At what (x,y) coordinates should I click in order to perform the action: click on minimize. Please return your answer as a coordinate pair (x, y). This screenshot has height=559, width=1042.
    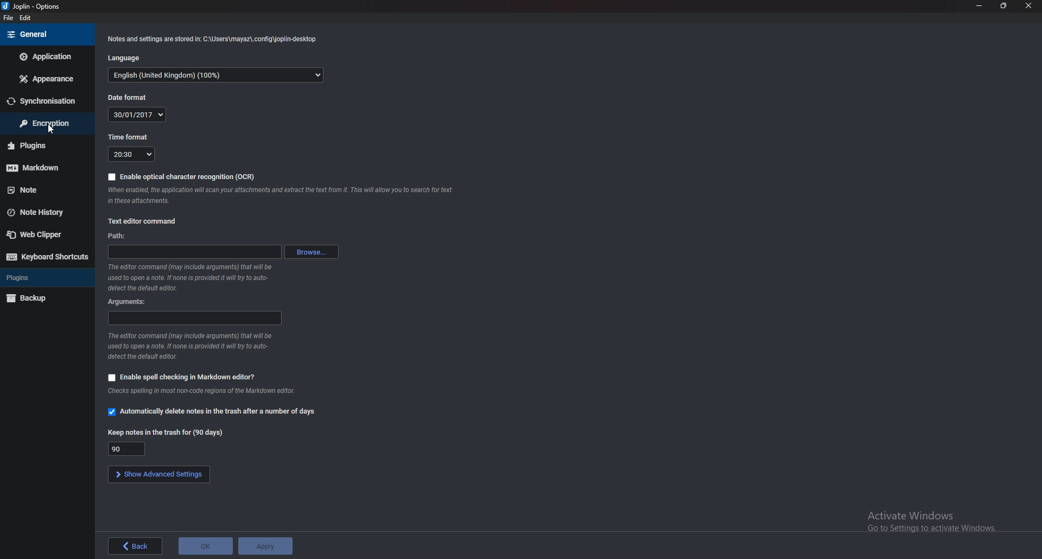
    Looking at the image, I should click on (979, 5).